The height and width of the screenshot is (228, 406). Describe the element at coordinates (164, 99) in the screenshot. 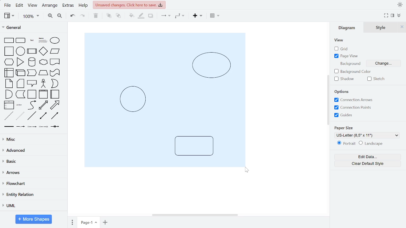

I see `Current Diagrams` at that location.